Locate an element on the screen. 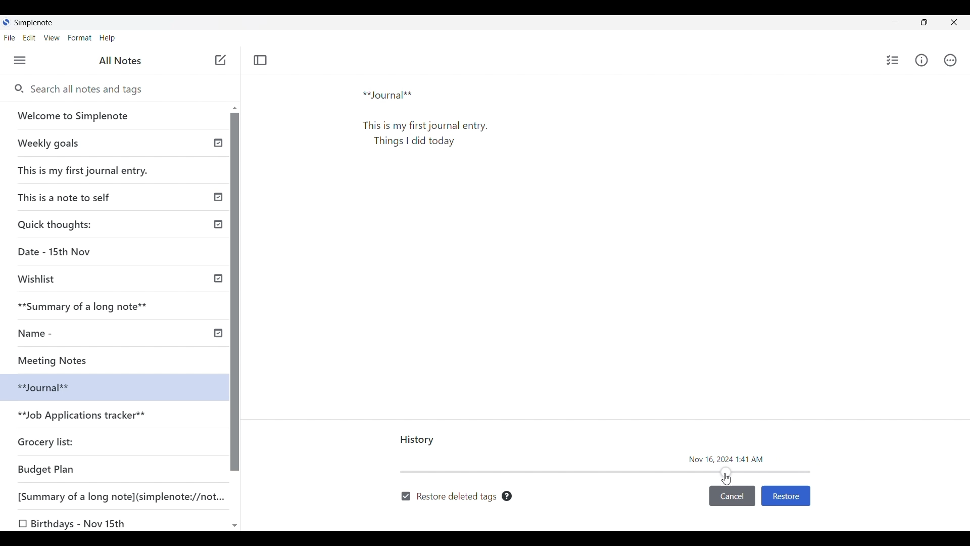 The height and width of the screenshot is (546, 970). Budget Plan is located at coordinates (46, 469).